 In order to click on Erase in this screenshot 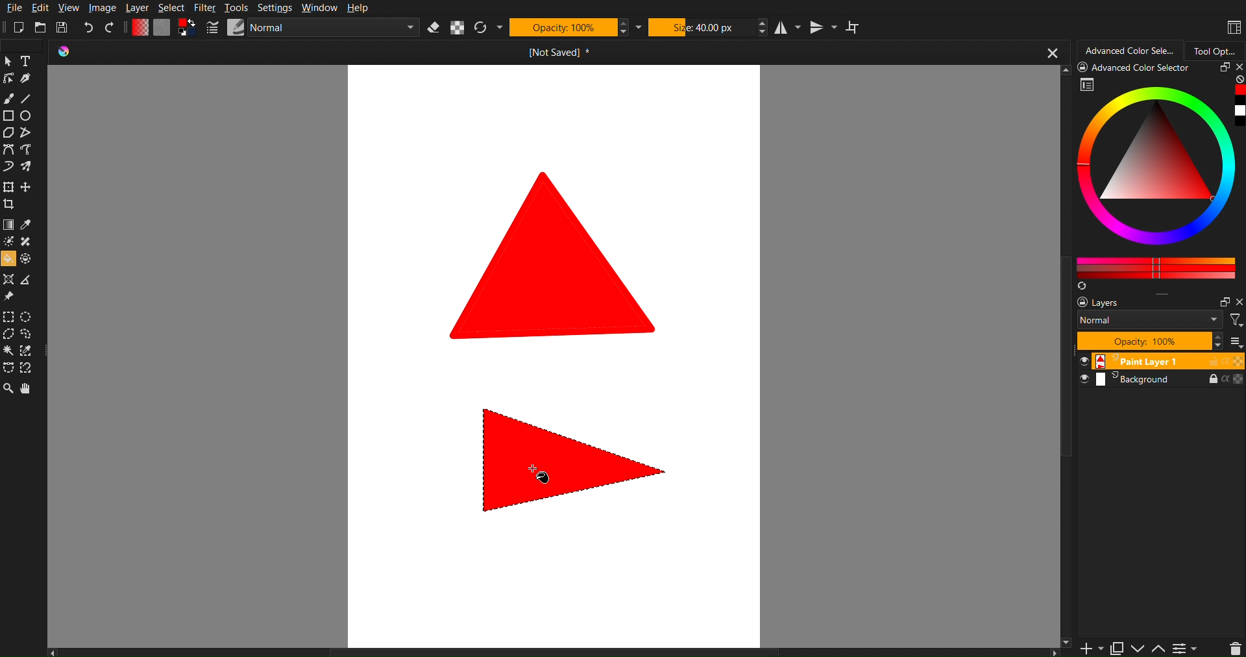, I will do `click(436, 30)`.